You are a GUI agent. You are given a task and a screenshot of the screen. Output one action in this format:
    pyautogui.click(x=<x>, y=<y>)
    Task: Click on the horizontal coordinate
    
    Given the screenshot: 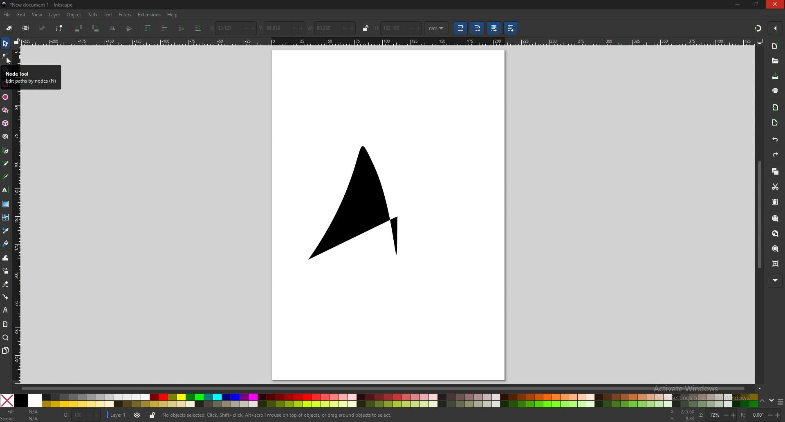 What is the action you would take?
    pyautogui.click(x=232, y=28)
    